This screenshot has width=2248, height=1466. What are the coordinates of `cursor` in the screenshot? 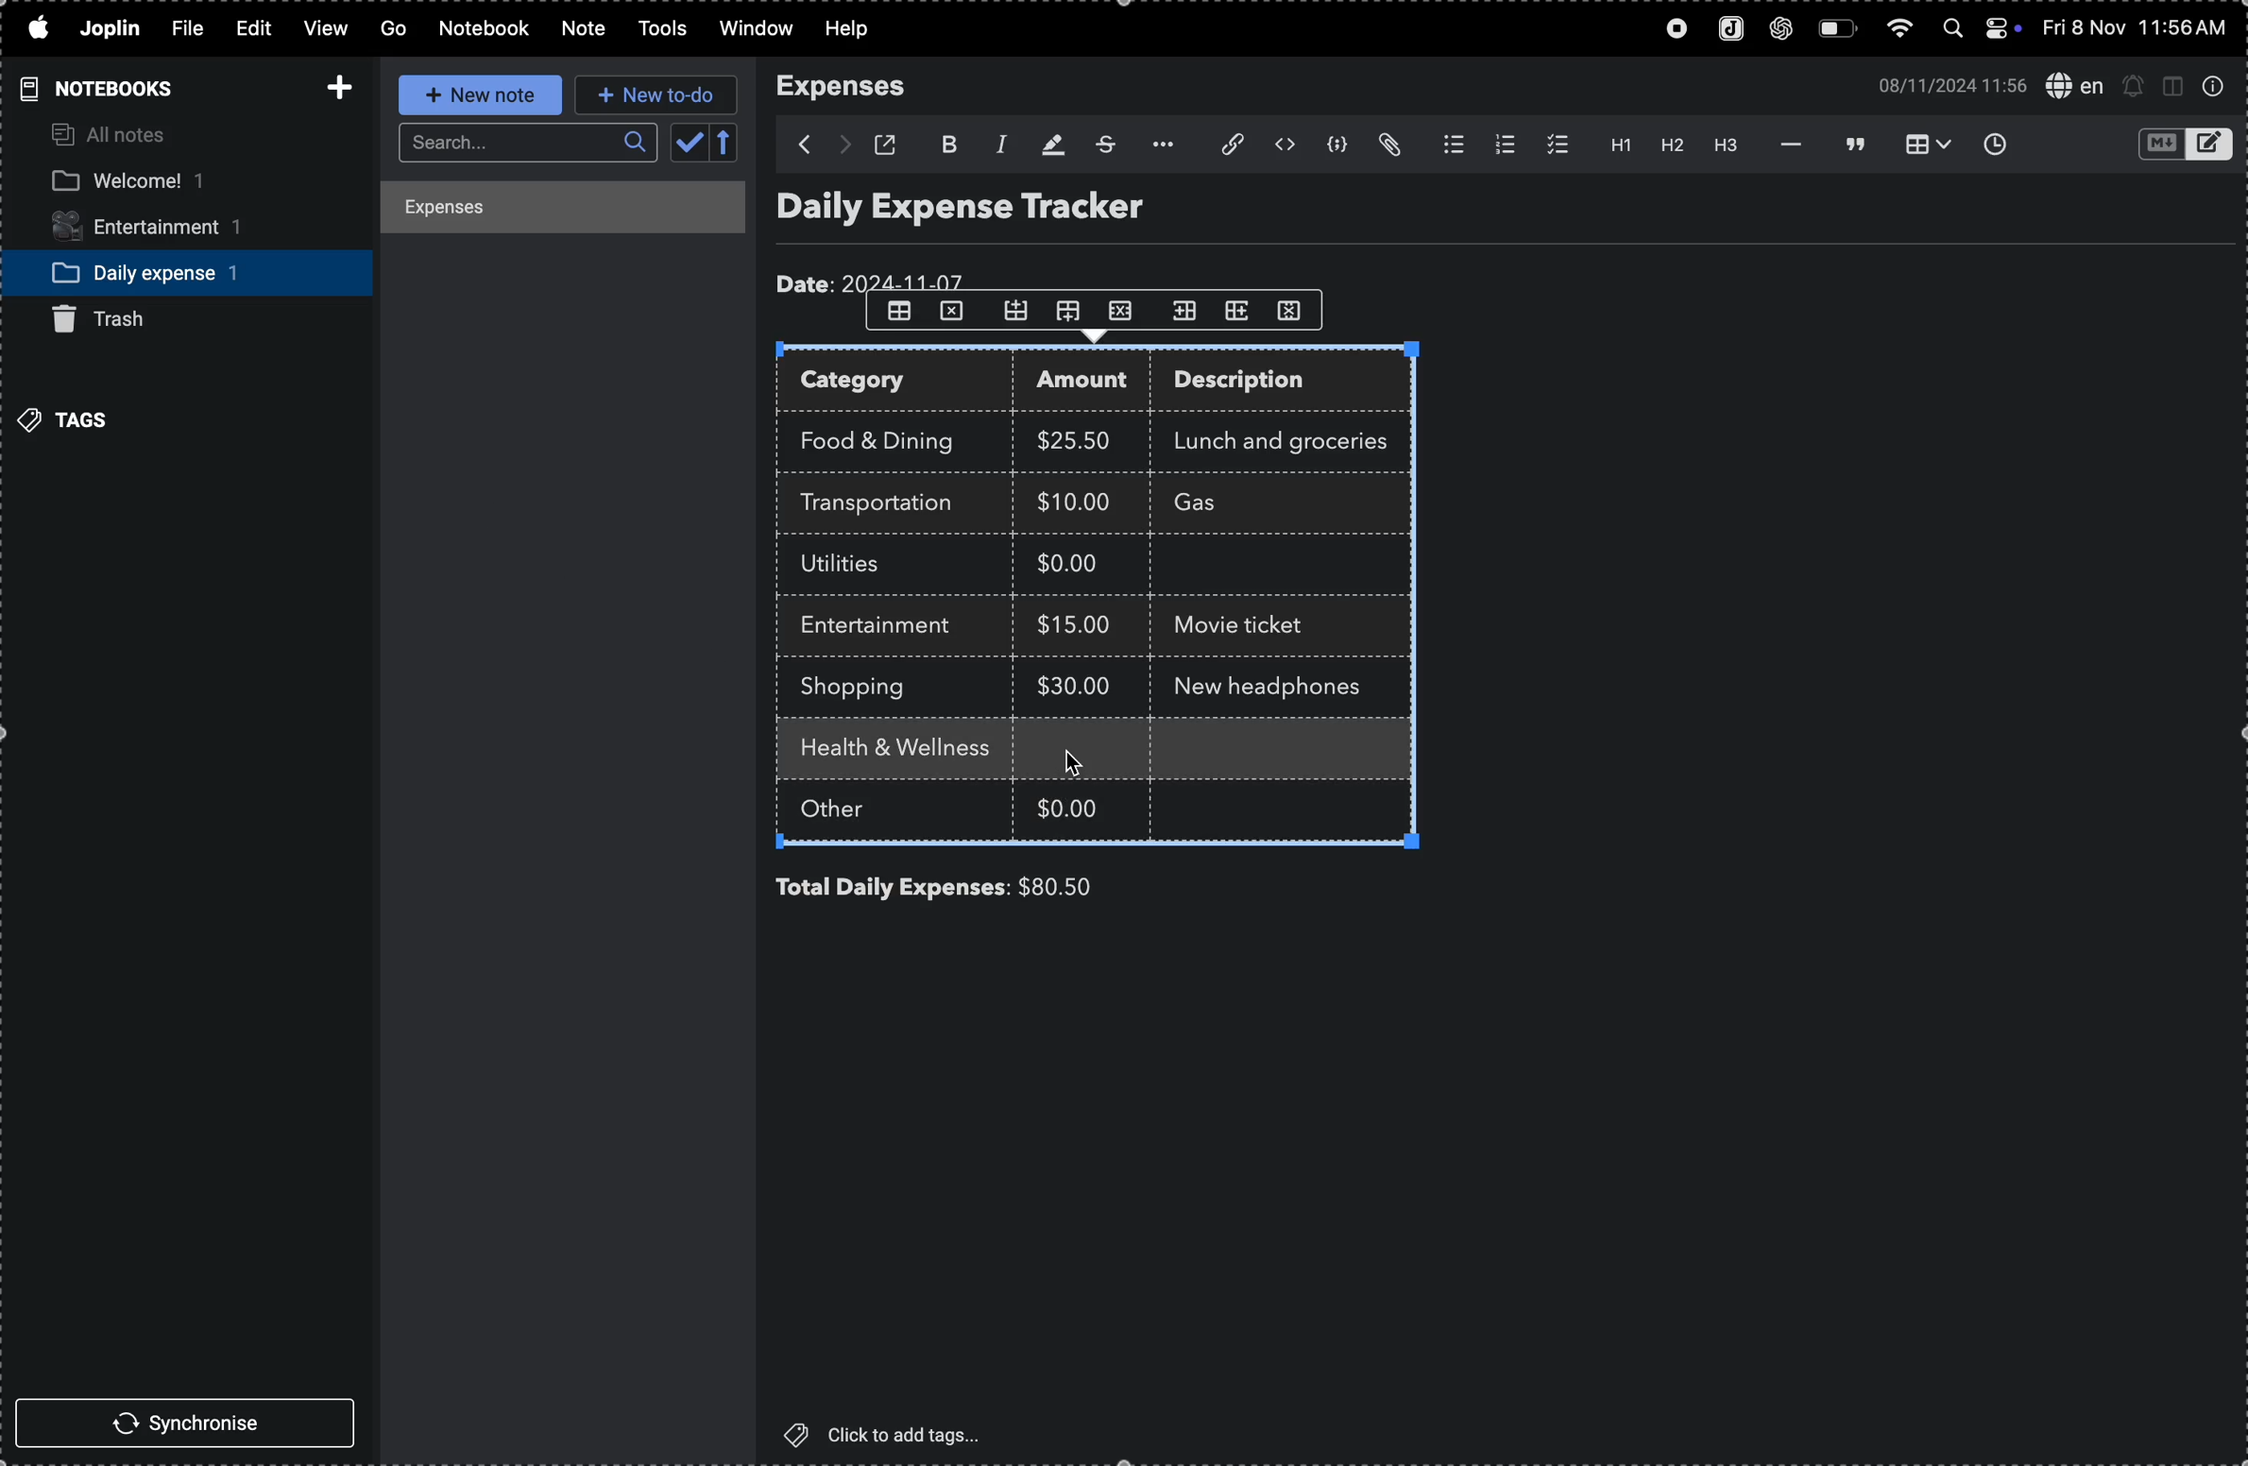 It's located at (1076, 760).